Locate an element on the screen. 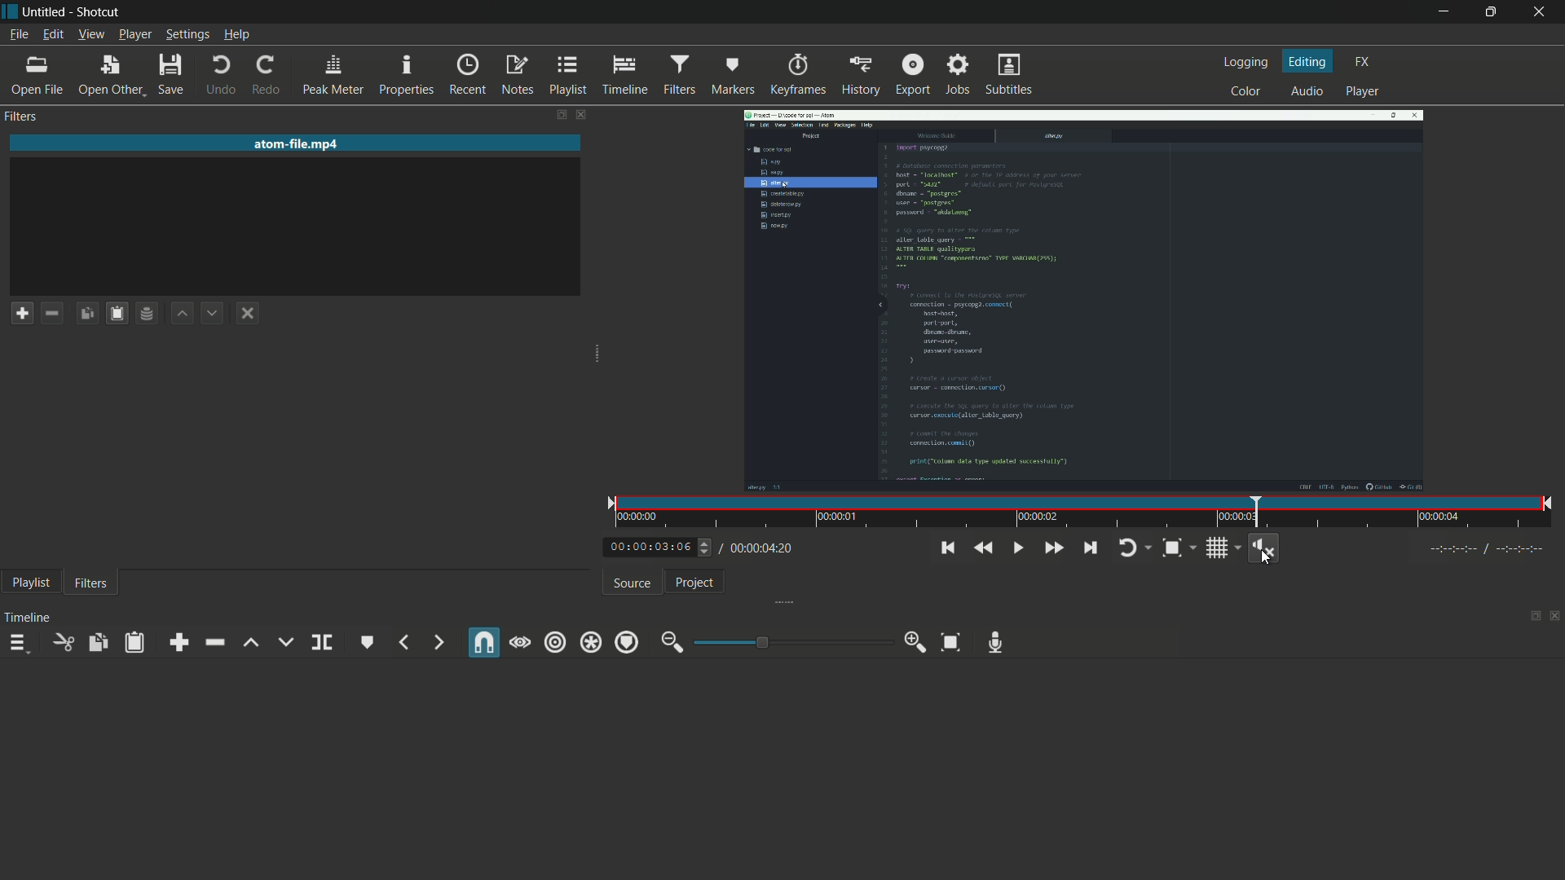  change layout is located at coordinates (1532, 615).